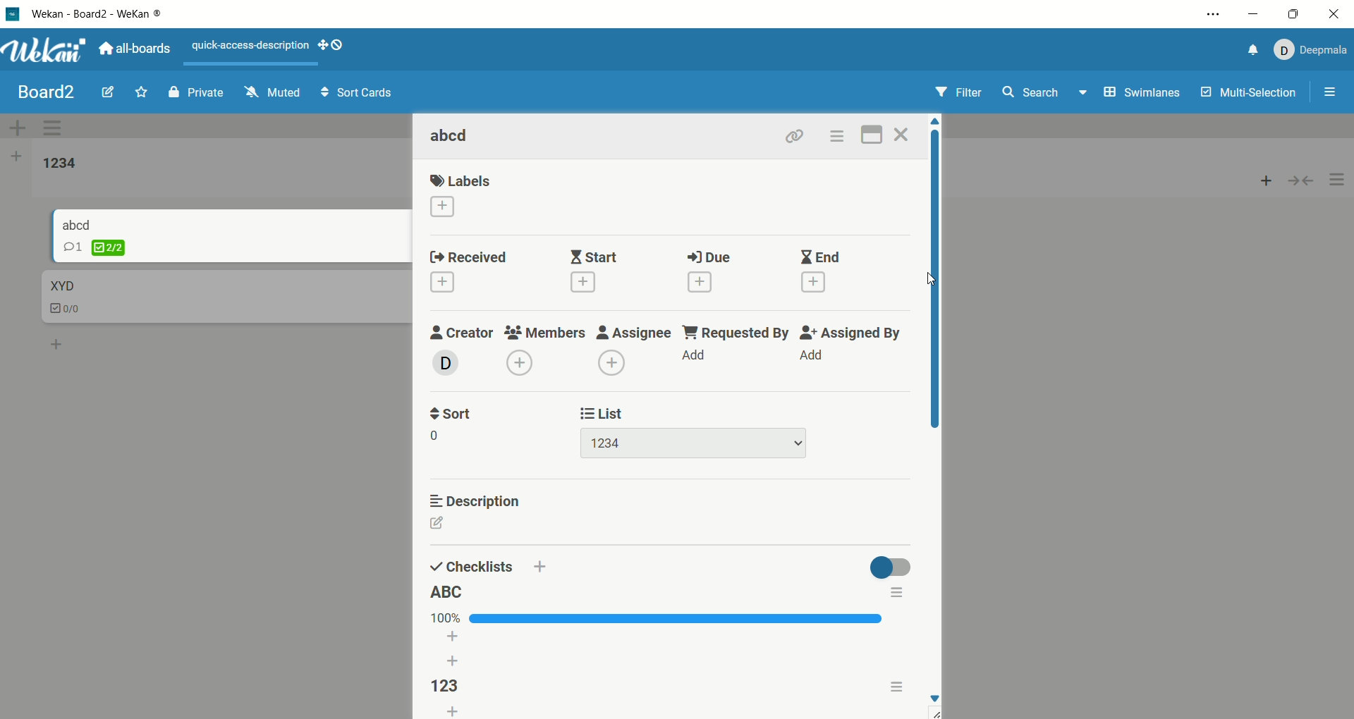 The image size is (1354, 719). I want to click on add, so click(58, 342).